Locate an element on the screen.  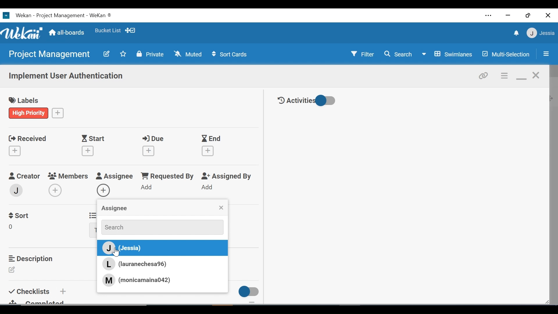
completed is located at coordinates (40, 301).